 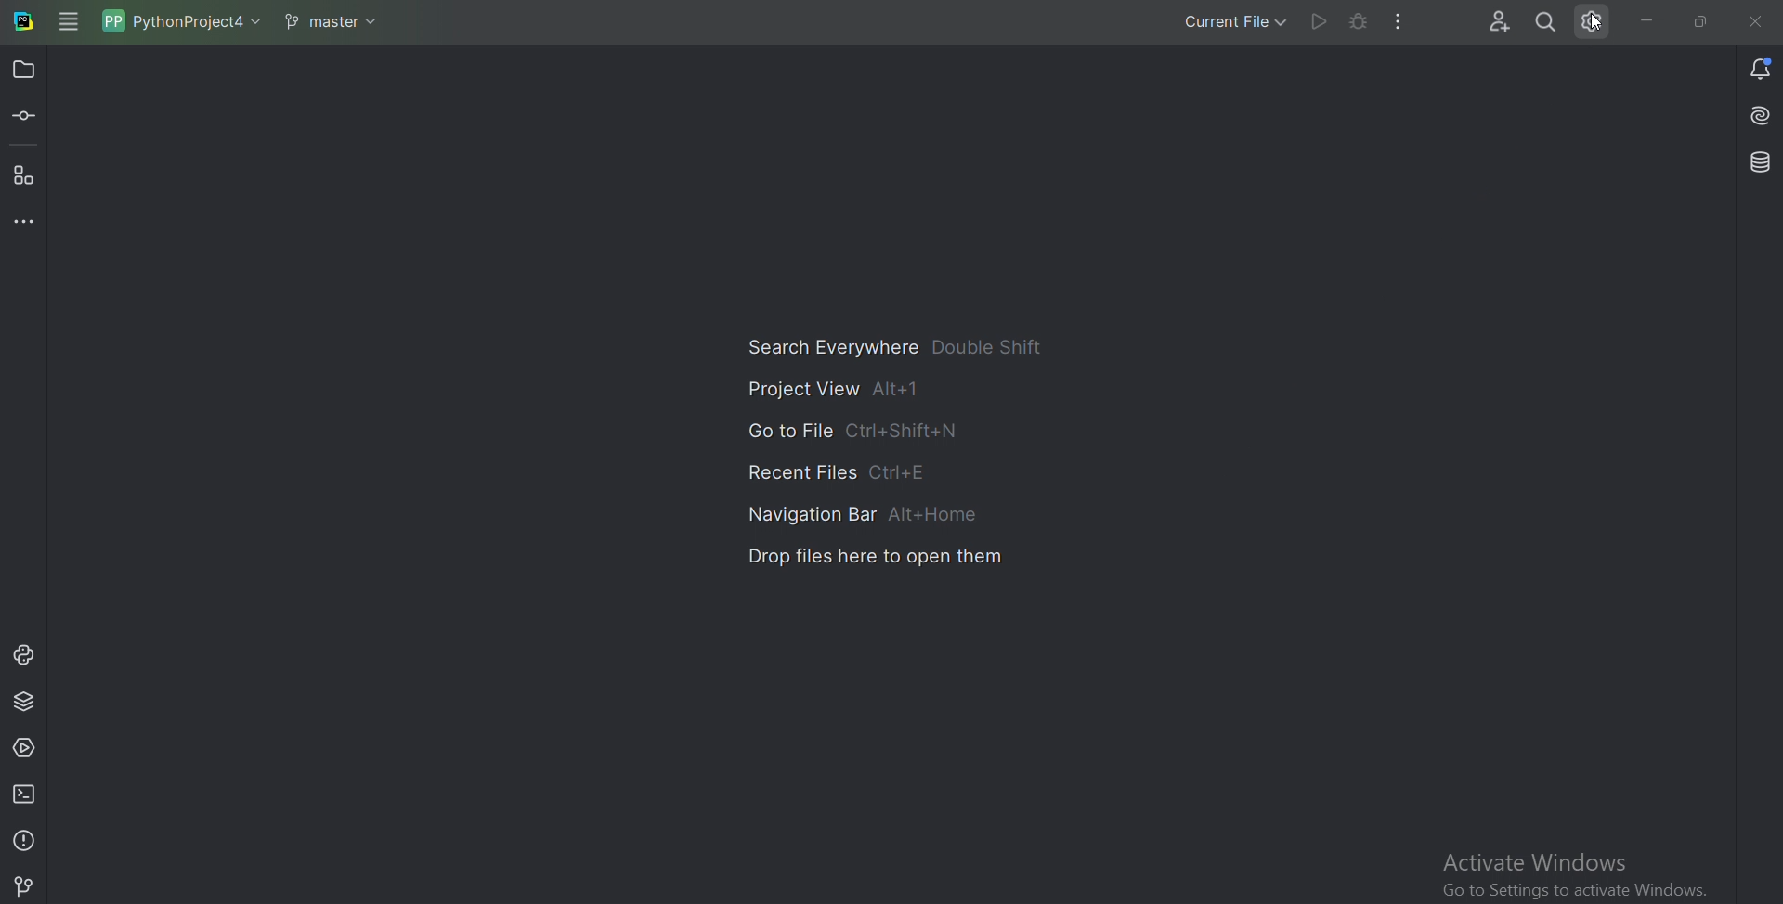 What do you see at coordinates (1400, 20) in the screenshot?
I see `More actions` at bounding box center [1400, 20].